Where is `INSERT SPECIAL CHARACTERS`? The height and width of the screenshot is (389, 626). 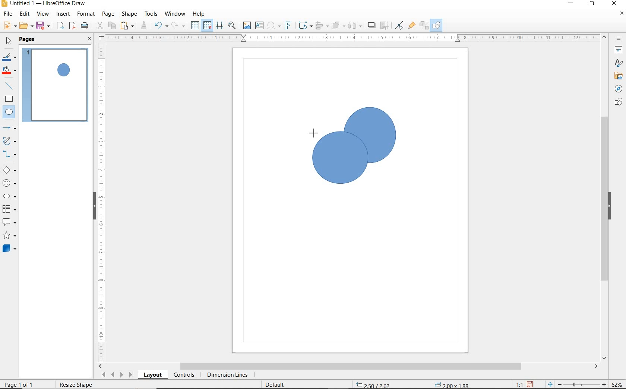 INSERT SPECIAL CHARACTERS is located at coordinates (273, 26).